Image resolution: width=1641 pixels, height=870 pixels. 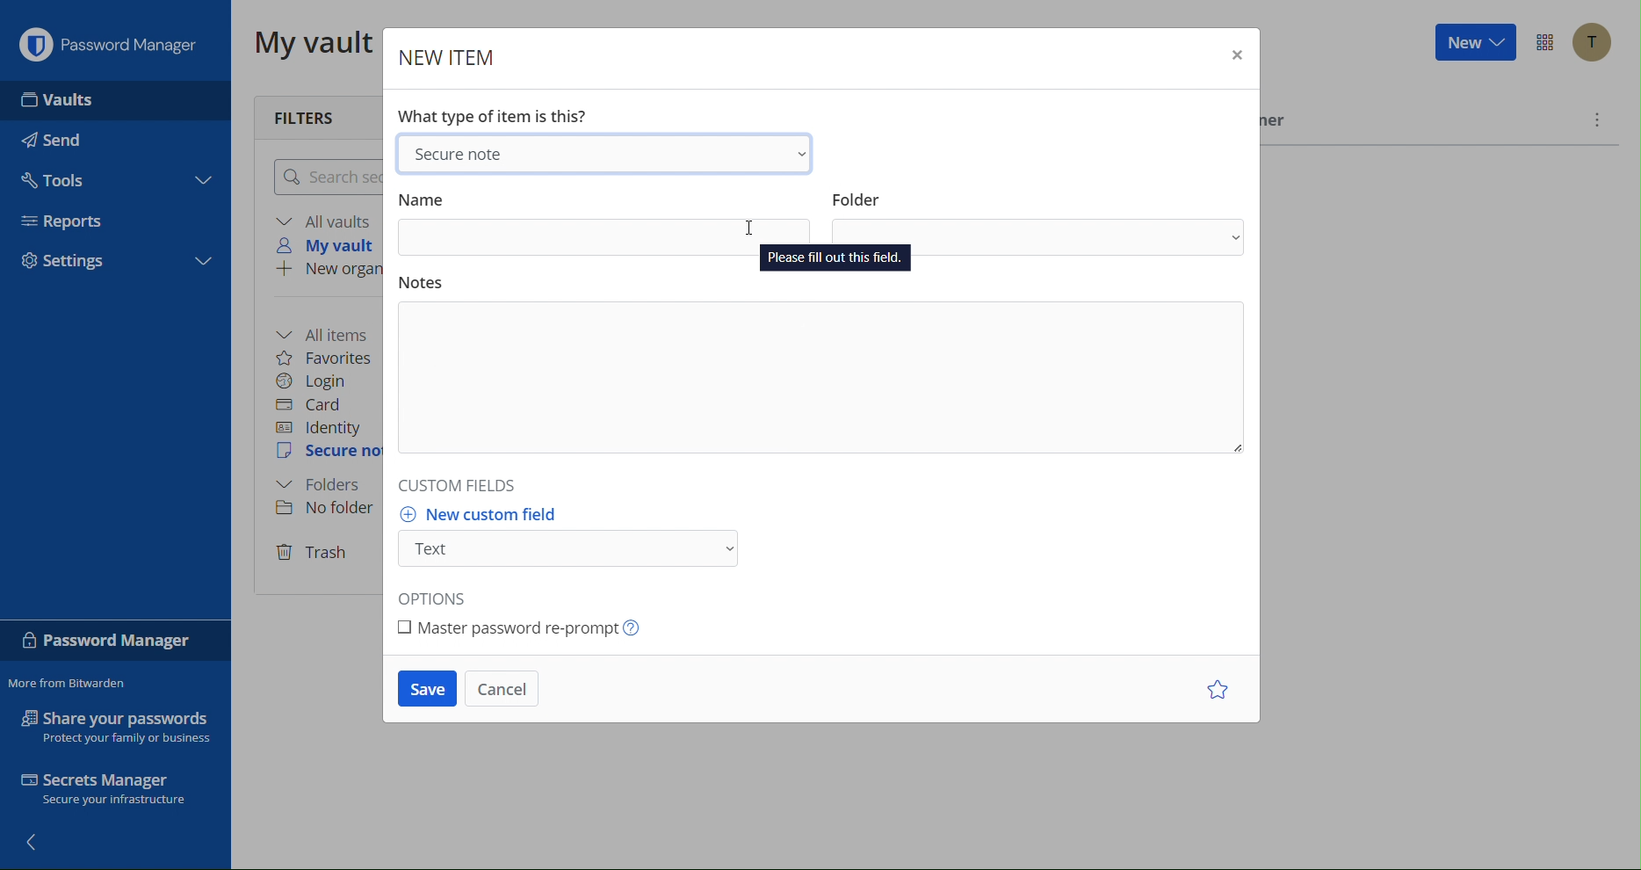 What do you see at coordinates (323, 510) in the screenshot?
I see `No folder` at bounding box center [323, 510].